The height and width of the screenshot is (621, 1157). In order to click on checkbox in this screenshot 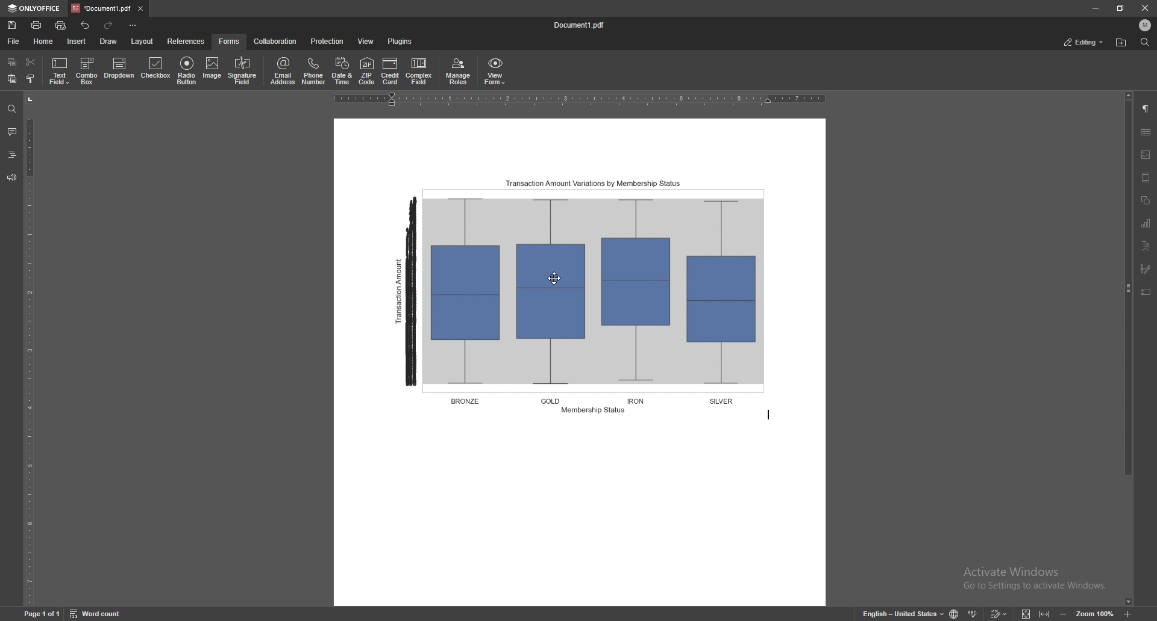, I will do `click(155, 69)`.